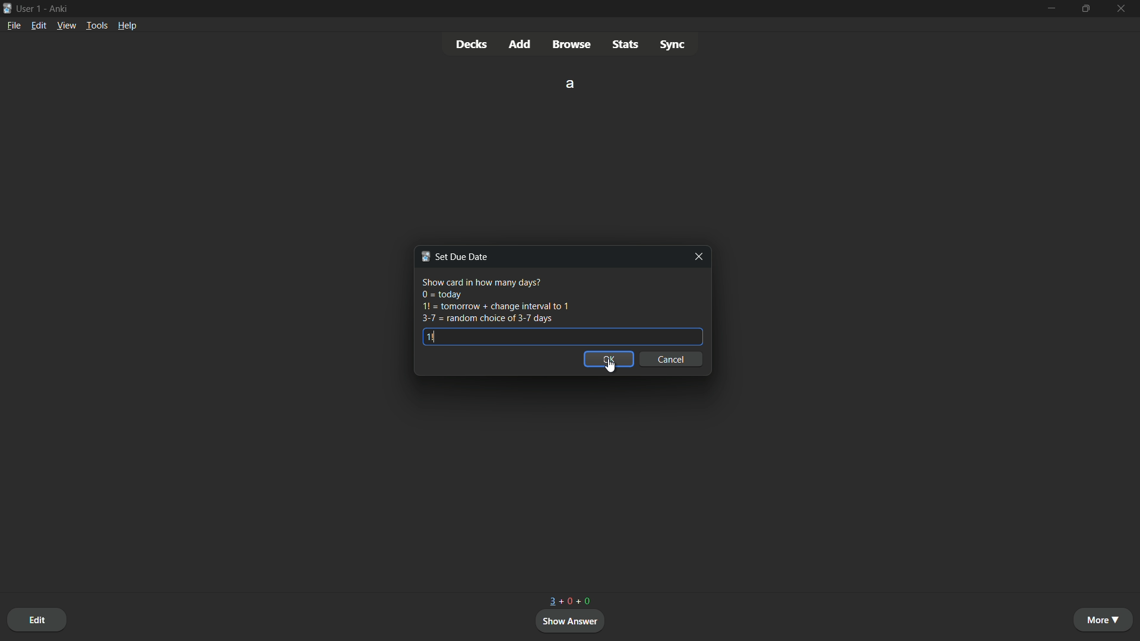  What do you see at coordinates (607, 360) in the screenshot?
I see `ok` at bounding box center [607, 360].